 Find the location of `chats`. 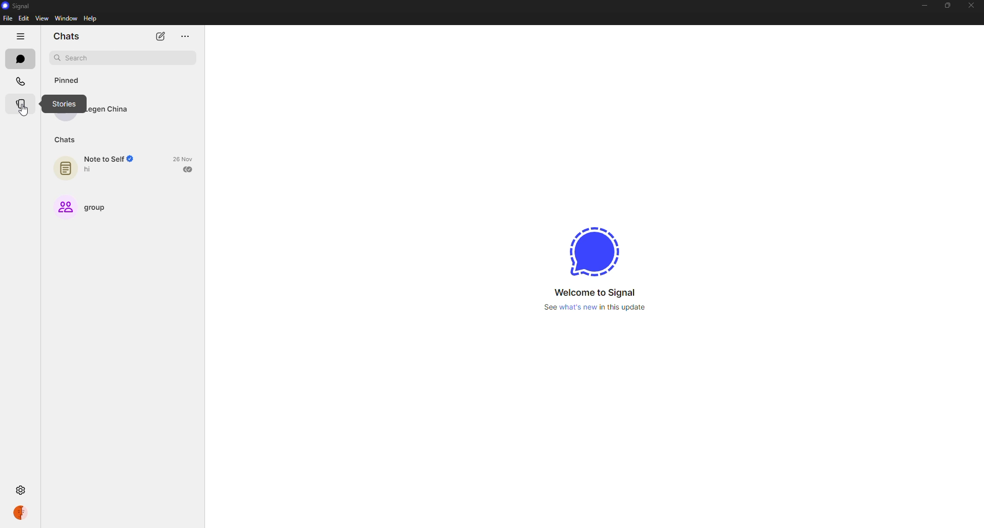

chats is located at coordinates (20, 58).